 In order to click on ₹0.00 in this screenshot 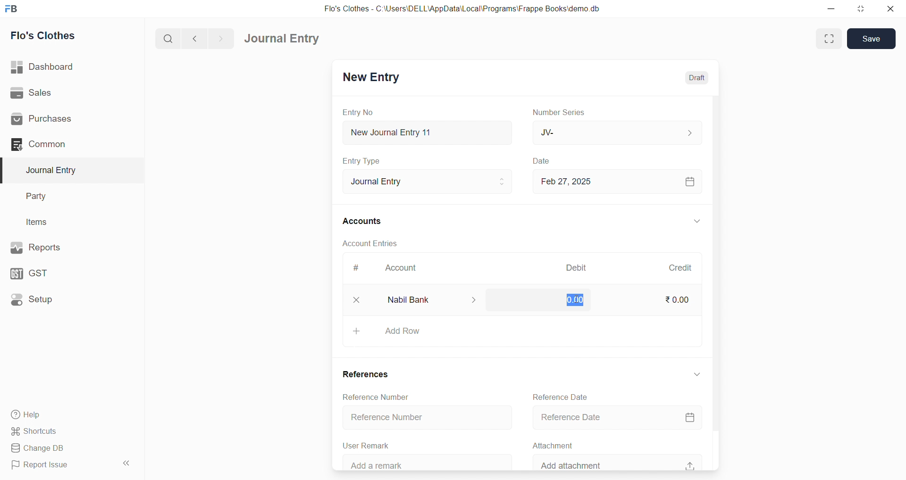, I will do `click(679, 299)`.